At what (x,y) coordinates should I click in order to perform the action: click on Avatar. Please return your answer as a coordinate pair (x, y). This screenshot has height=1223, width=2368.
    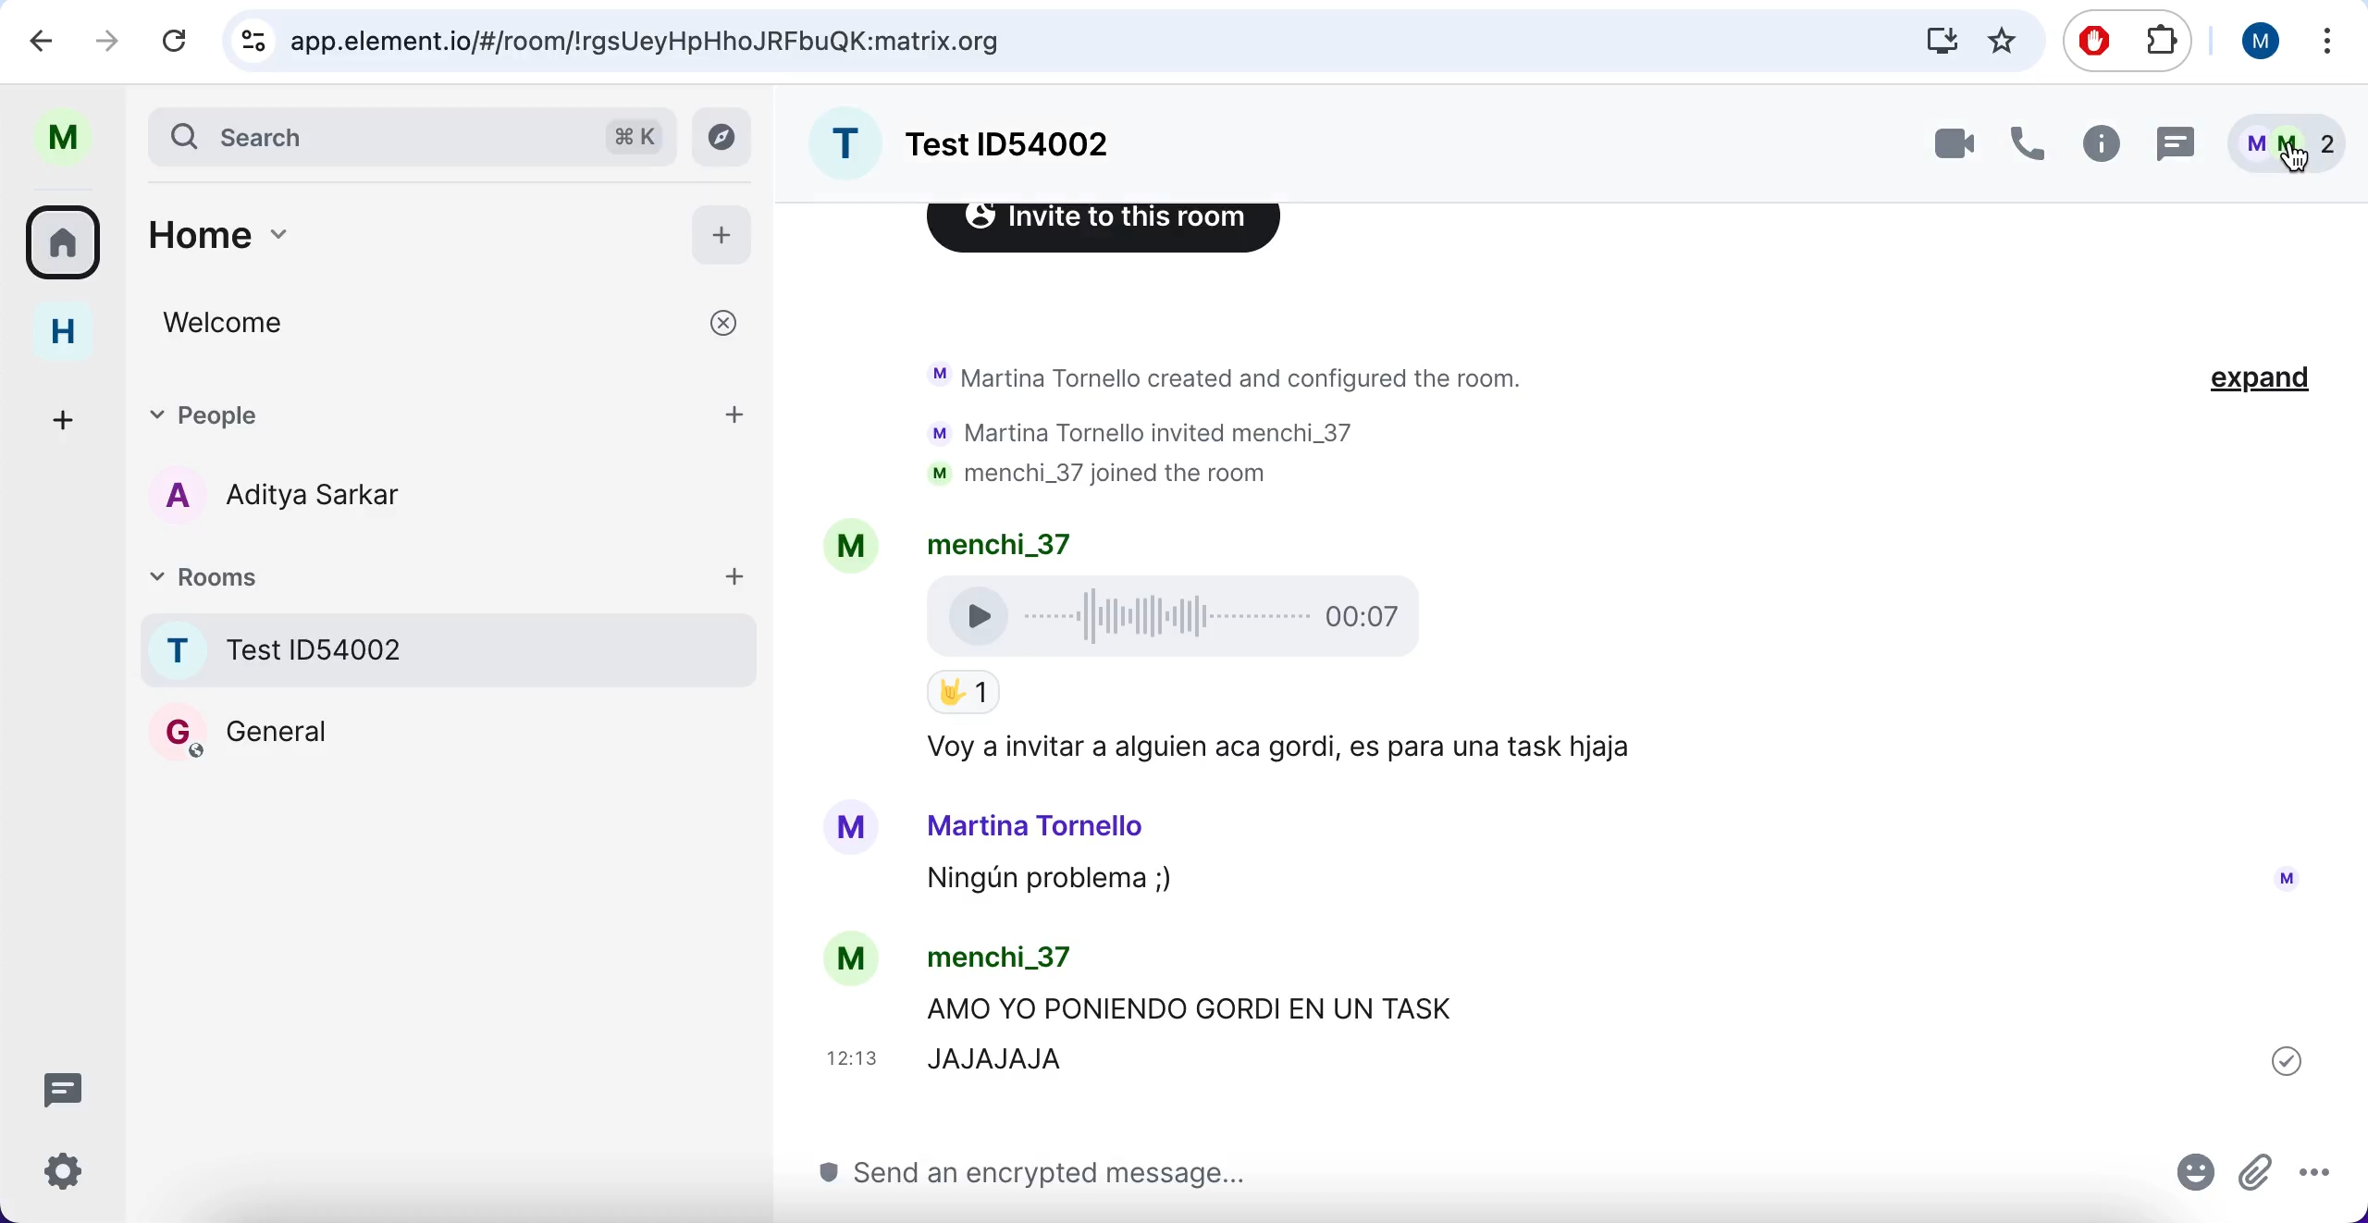
    Looking at the image, I should click on (846, 549).